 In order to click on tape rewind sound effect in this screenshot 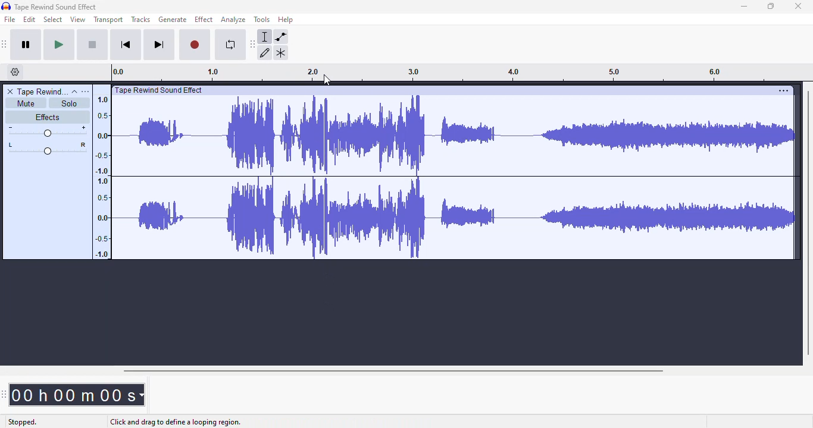, I will do `click(42, 91)`.